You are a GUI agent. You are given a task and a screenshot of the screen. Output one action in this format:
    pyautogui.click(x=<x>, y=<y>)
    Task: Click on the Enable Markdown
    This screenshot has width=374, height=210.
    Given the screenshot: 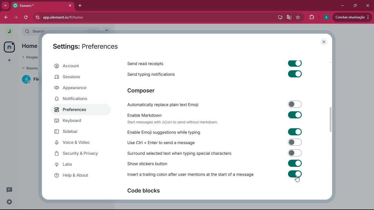 What is the action you would take?
    pyautogui.click(x=212, y=115)
    